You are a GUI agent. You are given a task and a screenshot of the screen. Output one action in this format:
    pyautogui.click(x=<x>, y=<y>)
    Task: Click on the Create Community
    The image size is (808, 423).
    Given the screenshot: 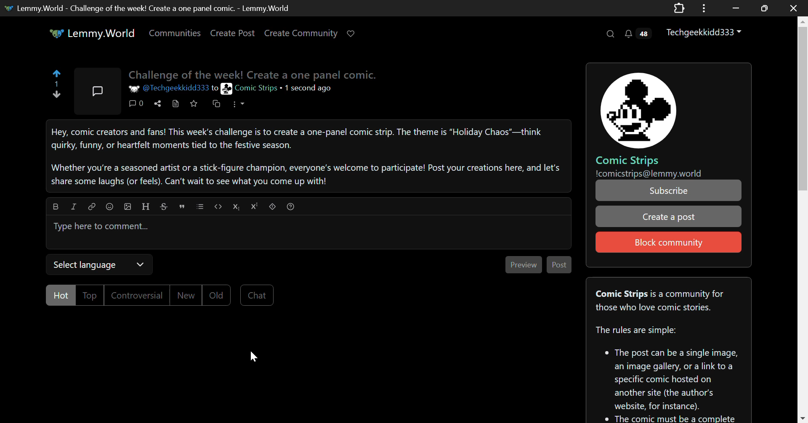 What is the action you would take?
    pyautogui.click(x=301, y=34)
    